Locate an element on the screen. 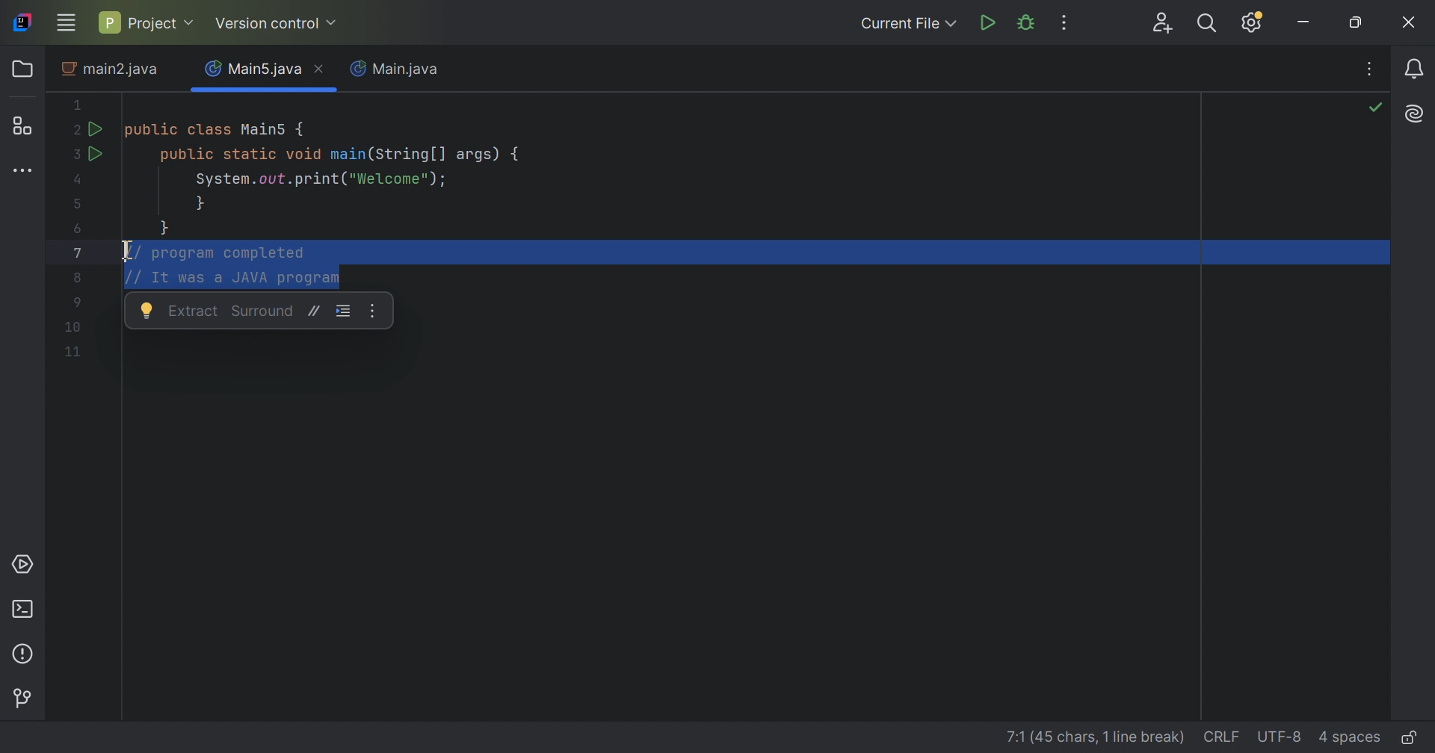  Project is located at coordinates (148, 20).